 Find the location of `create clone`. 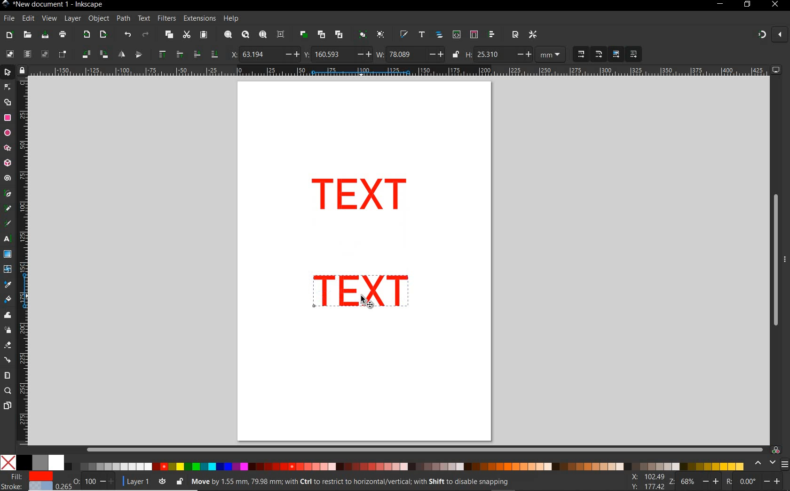

create clone is located at coordinates (321, 35).